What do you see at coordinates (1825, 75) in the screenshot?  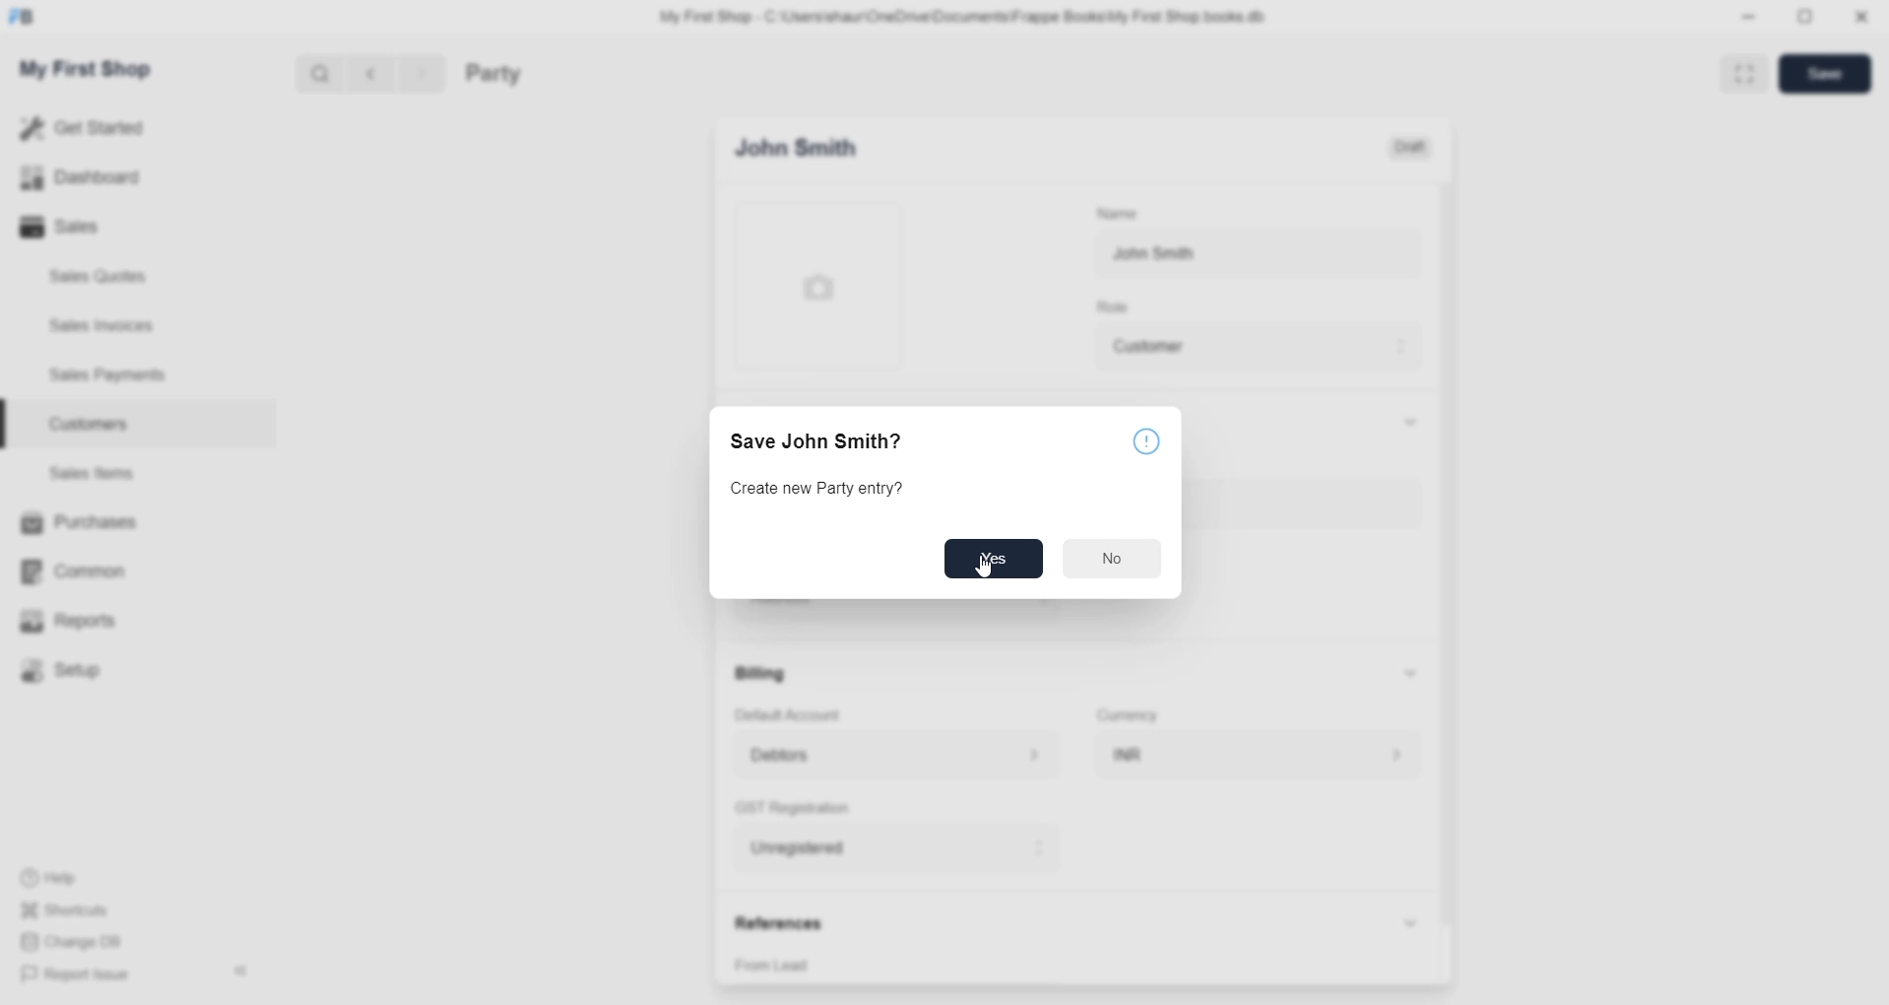 I see `save` at bounding box center [1825, 75].